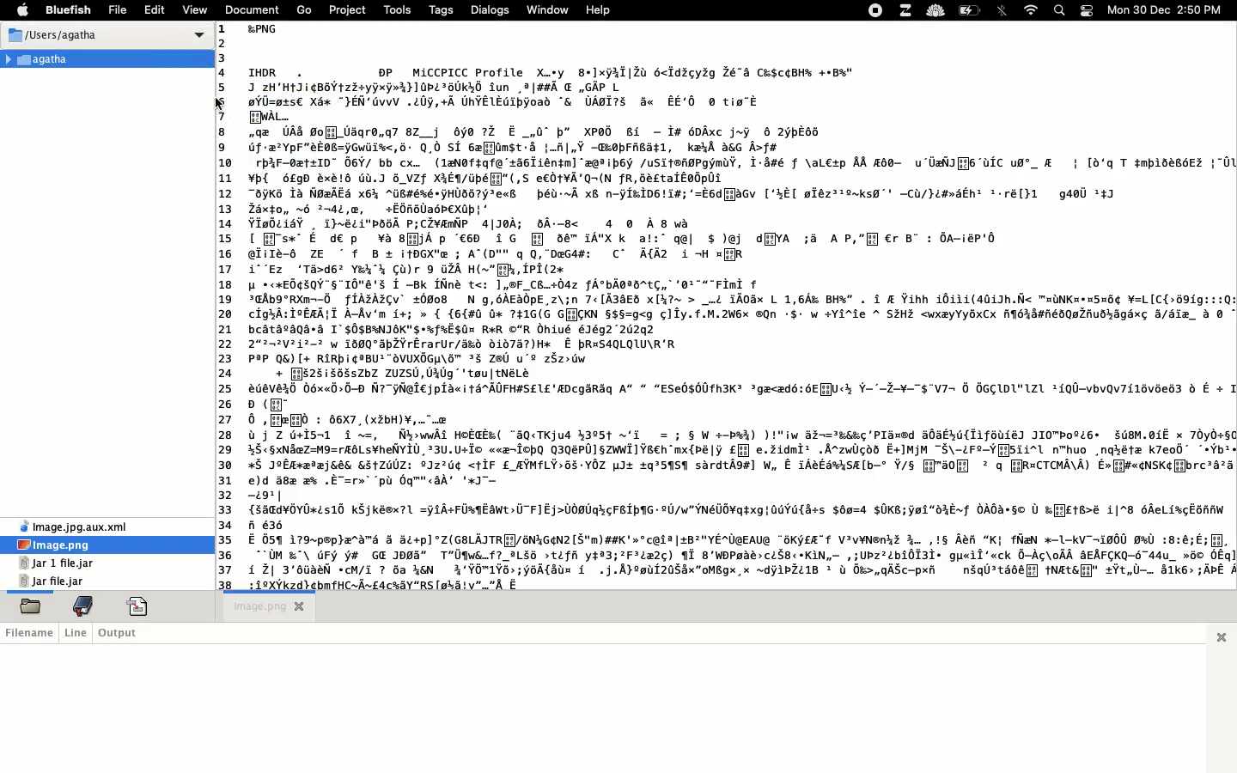 The height and width of the screenshot is (773, 1237). Describe the element at coordinates (118, 9) in the screenshot. I see `file` at that location.